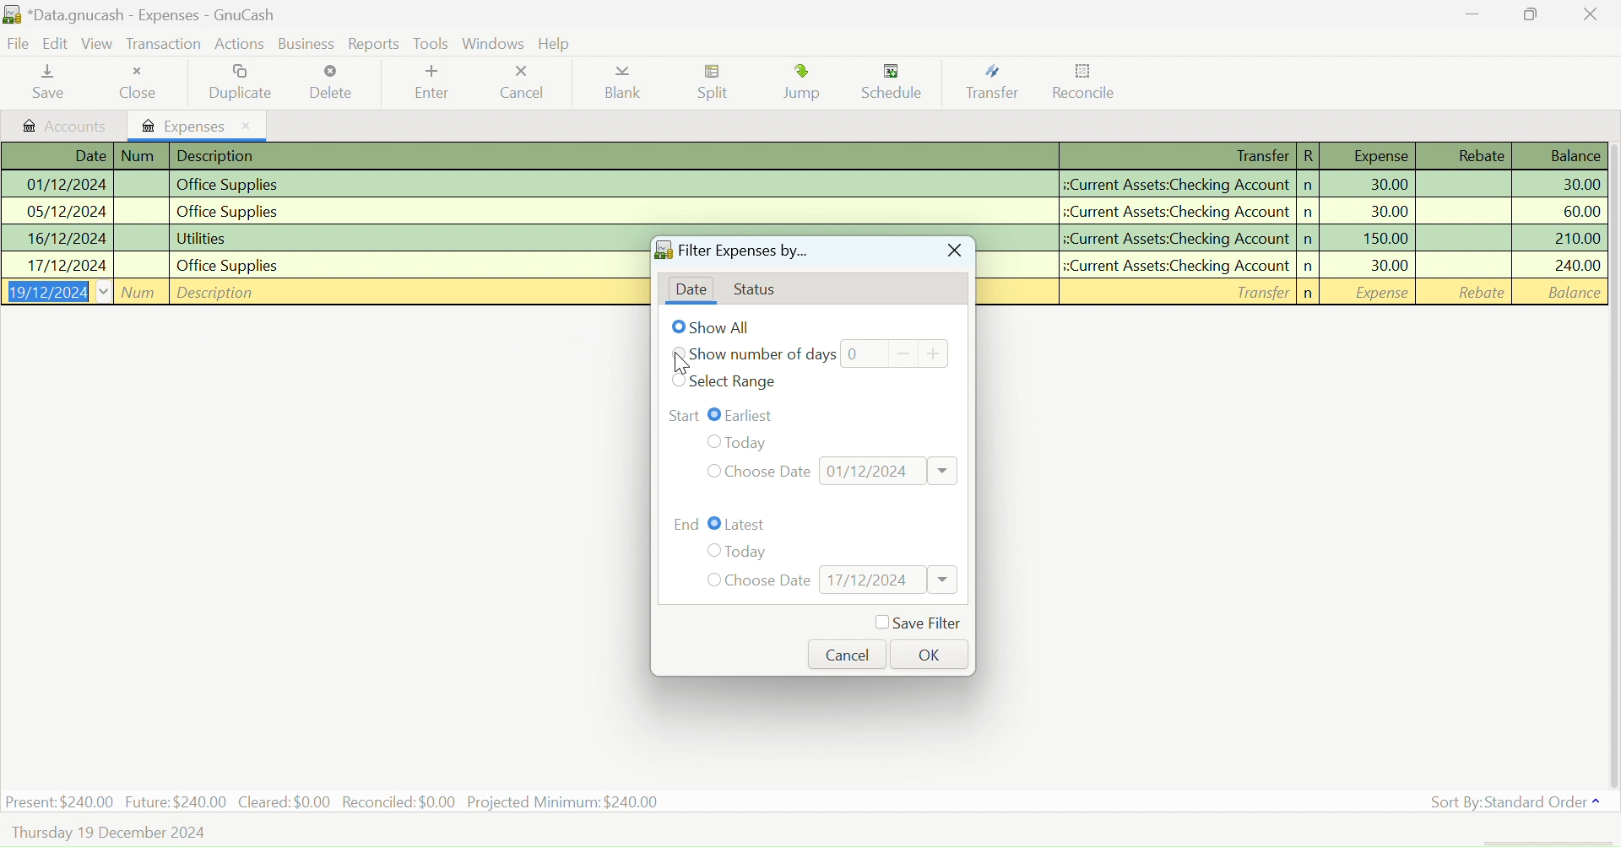 The width and height of the screenshot is (1621, 847). Describe the element at coordinates (521, 83) in the screenshot. I see `Cancel` at that location.